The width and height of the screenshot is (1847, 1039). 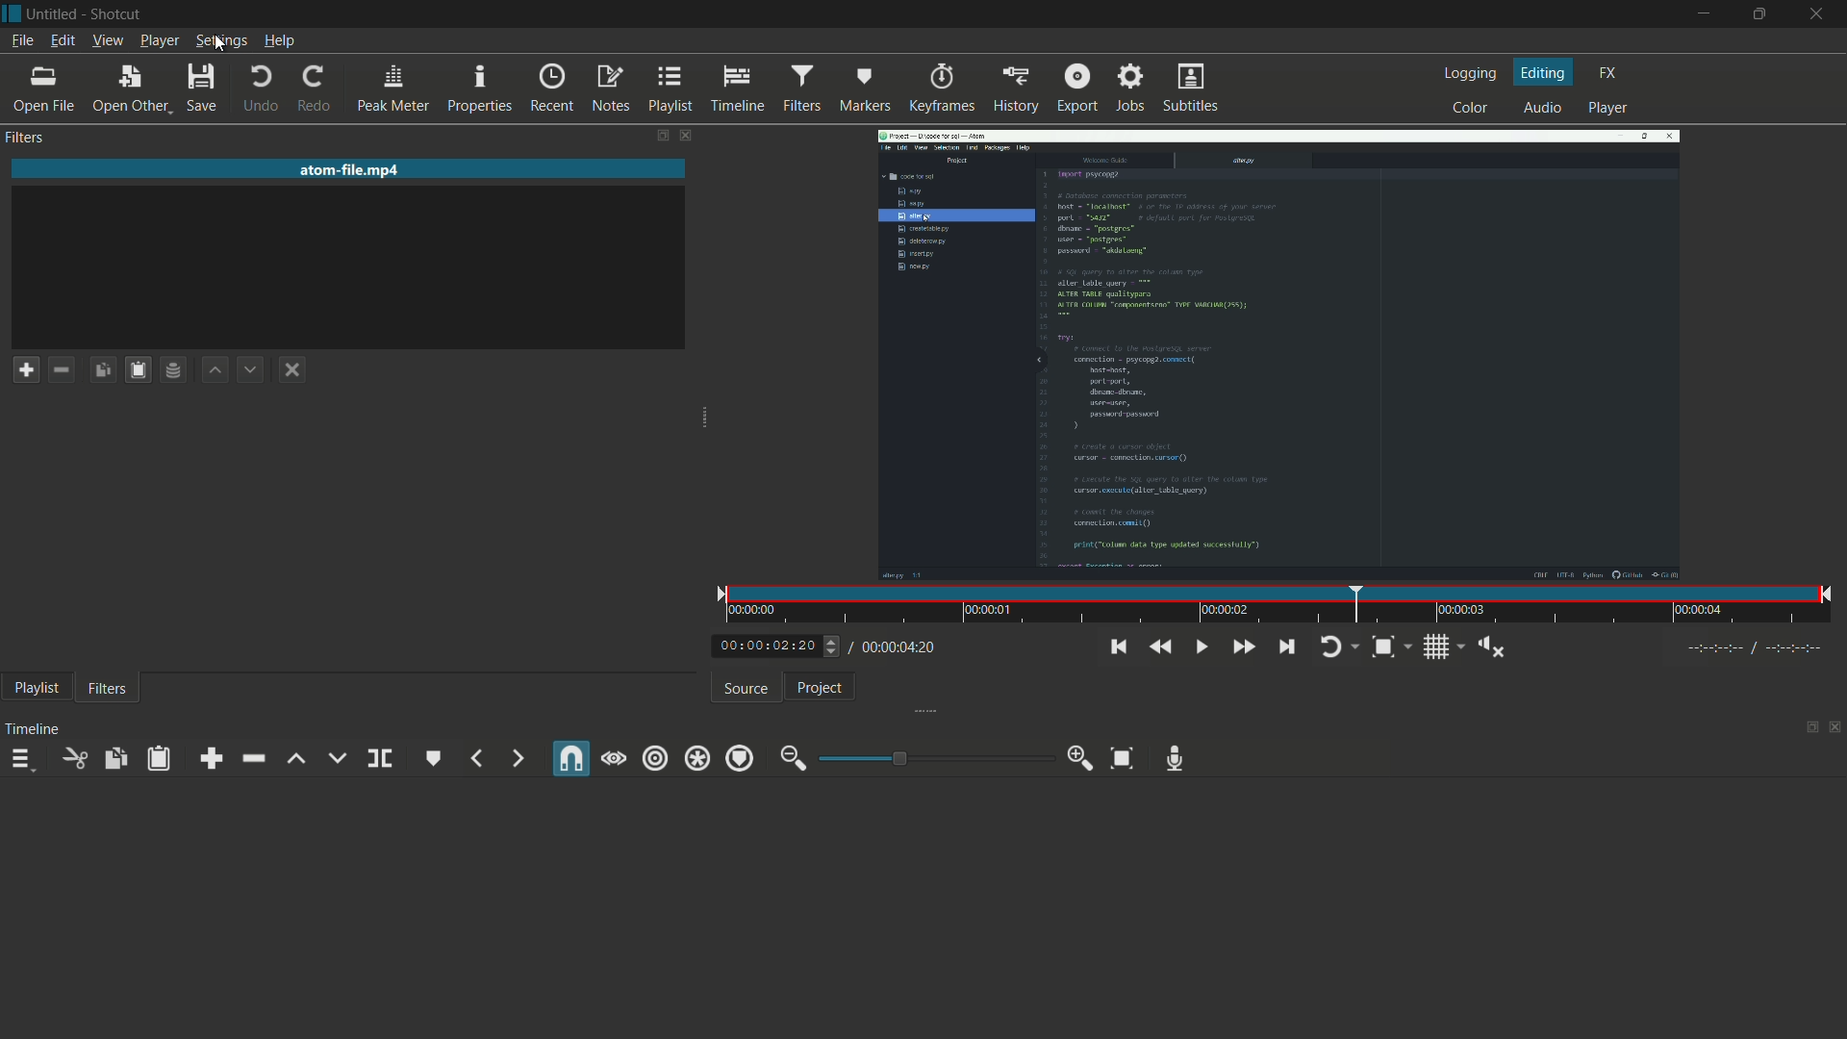 I want to click on zoom in, so click(x=1082, y=758).